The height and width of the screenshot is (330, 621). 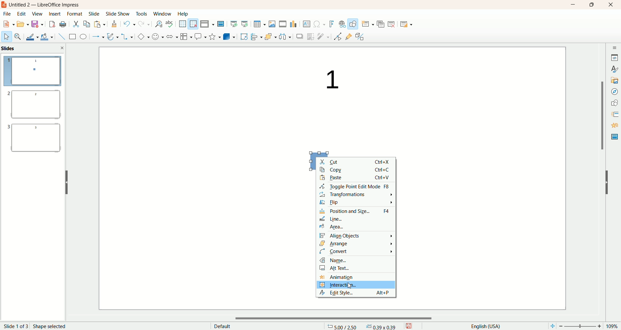 I want to click on arrange, so click(x=269, y=36).